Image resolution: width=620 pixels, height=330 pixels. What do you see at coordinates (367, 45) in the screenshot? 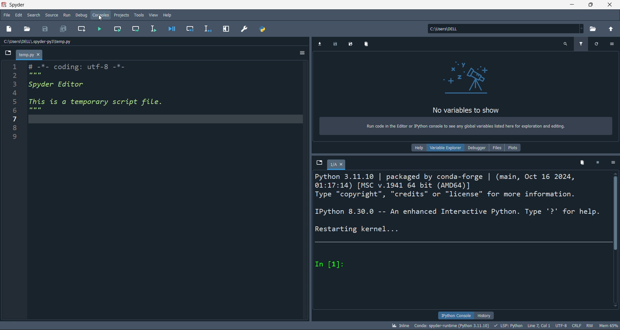
I see `delete variables` at bounding box center [367, 45].